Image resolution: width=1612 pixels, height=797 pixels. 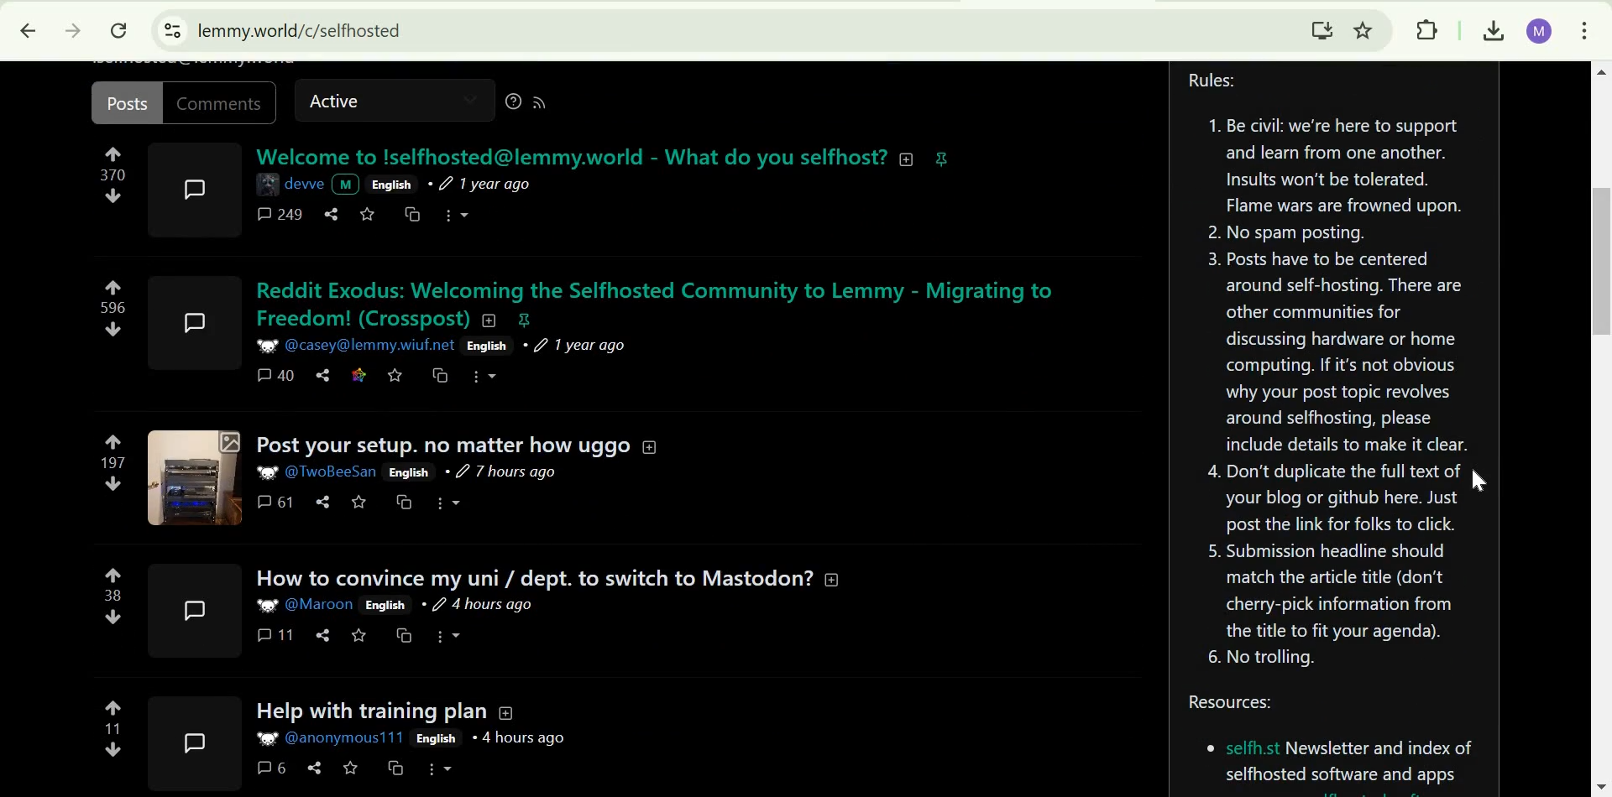 What do you see at coordinates (442, 374) in the screenshot?
I see `cross-post` at bounding box center [442, 374].